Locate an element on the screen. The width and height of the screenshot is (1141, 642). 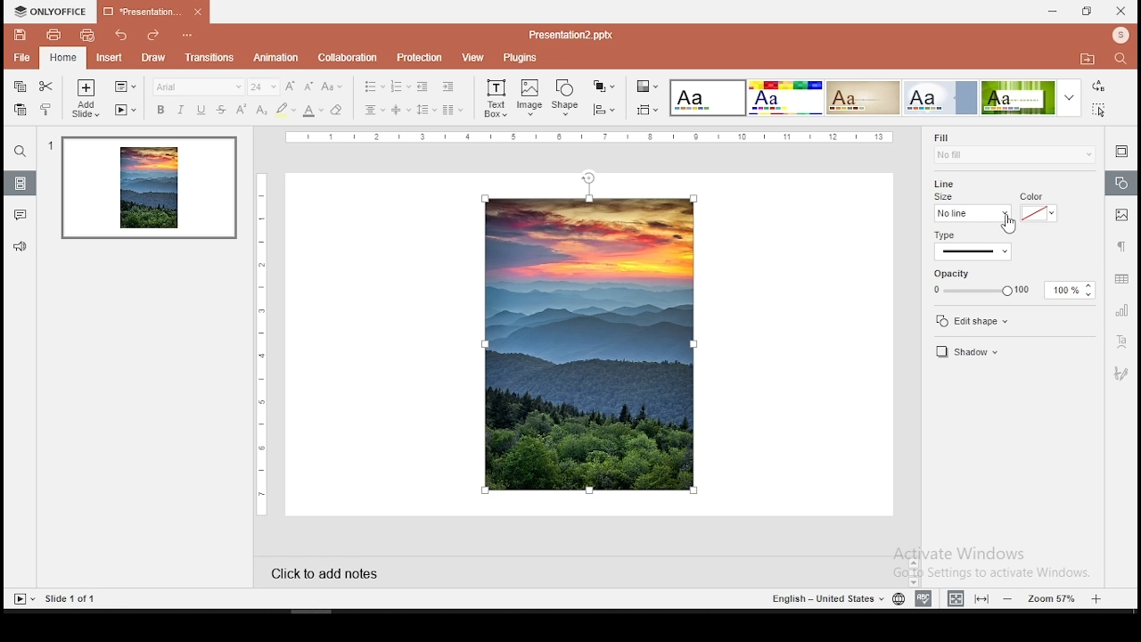
decrease font size is located at coordinates (308, 86).